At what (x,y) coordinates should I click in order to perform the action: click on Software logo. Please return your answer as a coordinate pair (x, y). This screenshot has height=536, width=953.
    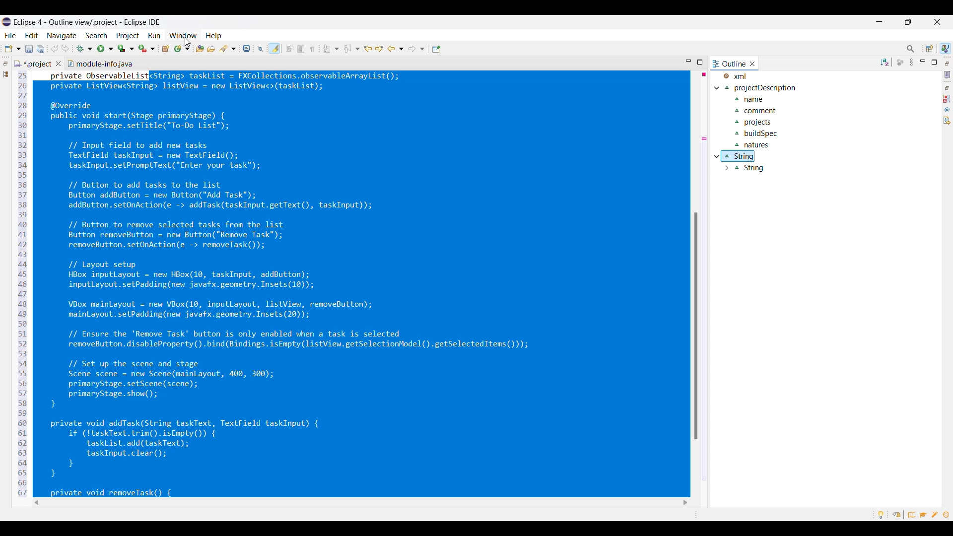
    Looking at the image, I should click on (6, 22).